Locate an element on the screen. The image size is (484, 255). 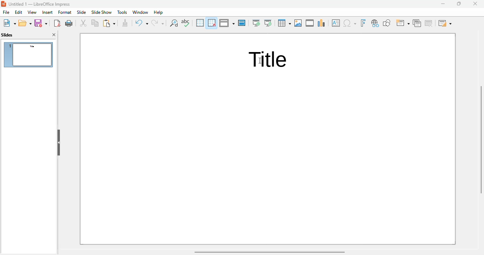
insert audio or video is located at coordinates (310, 23).